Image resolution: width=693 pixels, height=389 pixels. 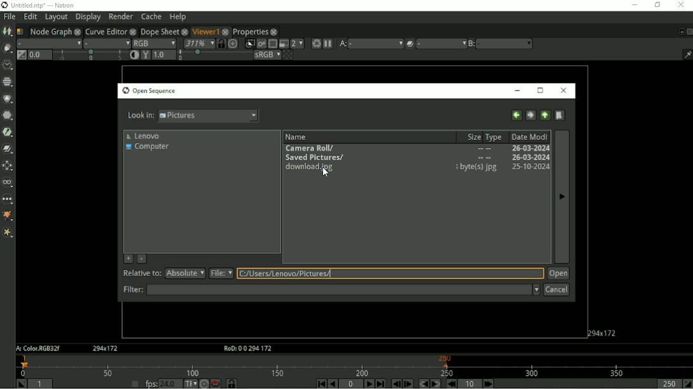 What do you see at coordinates (8, 98) in the screenshot?
I see `Color` at bounding box center [8, 98].